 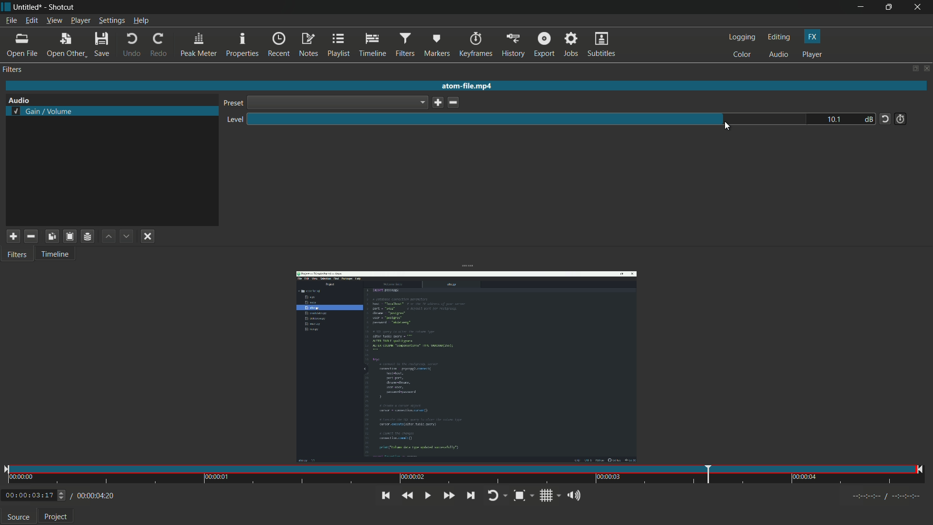 I want to click on toggle play or pause, so click(x=427, y=496).